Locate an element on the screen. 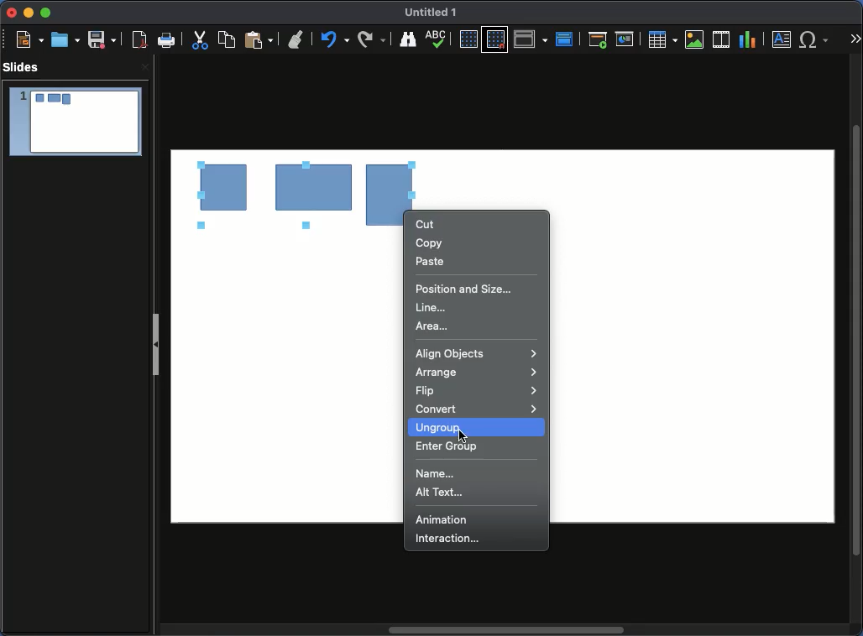 The height and width of the screenshot is (636, 863). New is located at coordinates (25, 39).